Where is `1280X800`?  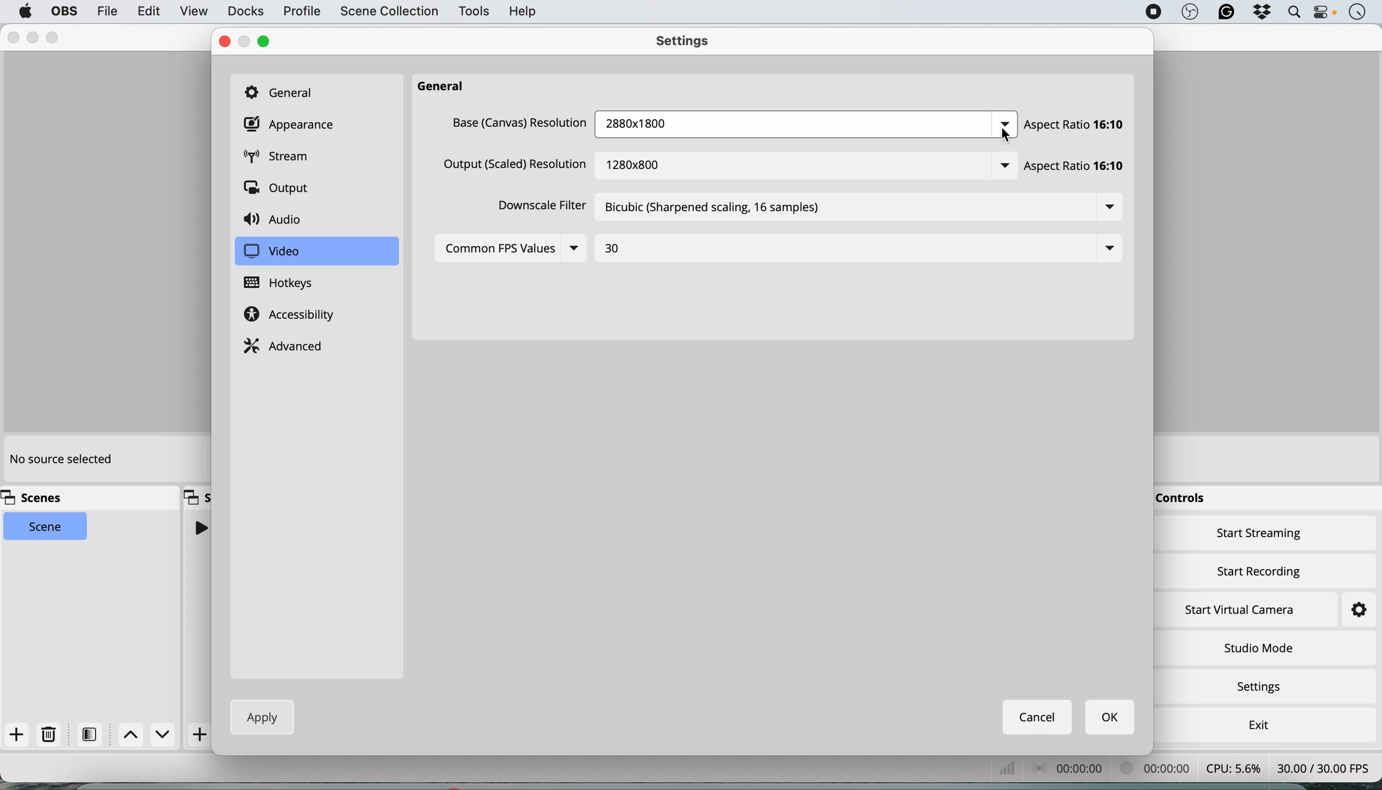 1280X800 is located at coordinates (641, 161).